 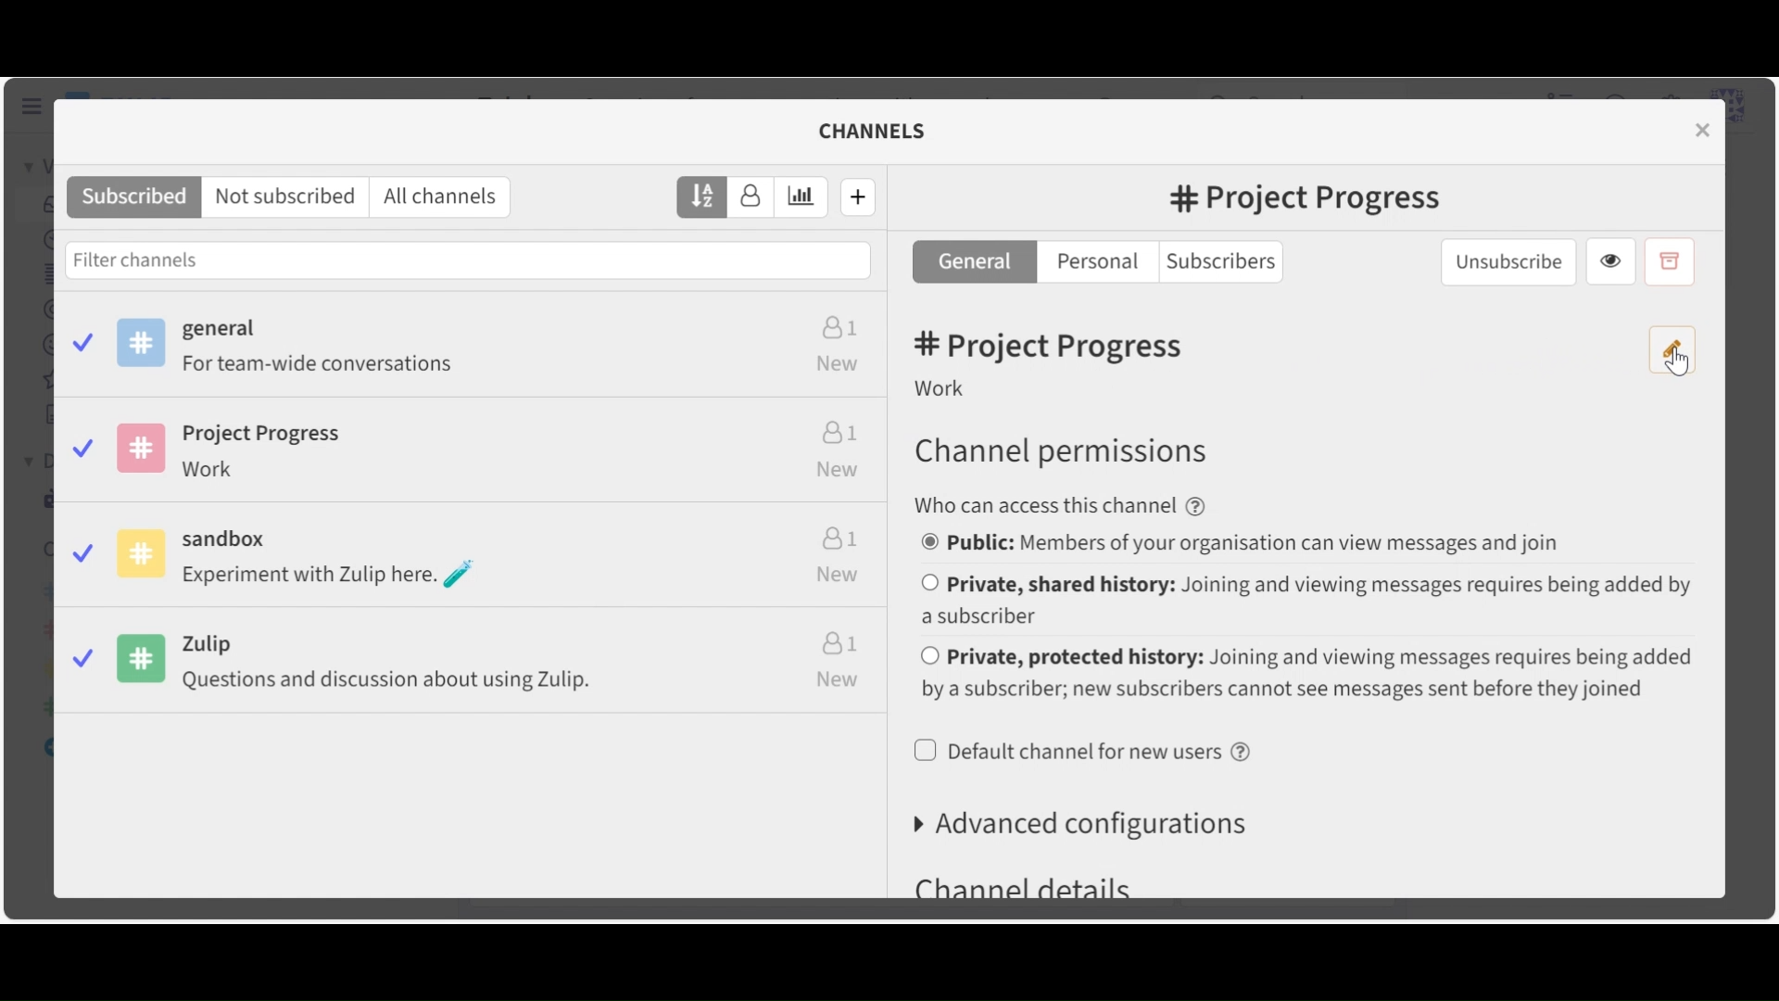 What do you see at coordinates (1705, 136) in the screenshot?
I see `close` at bounding box center [1705, 136].